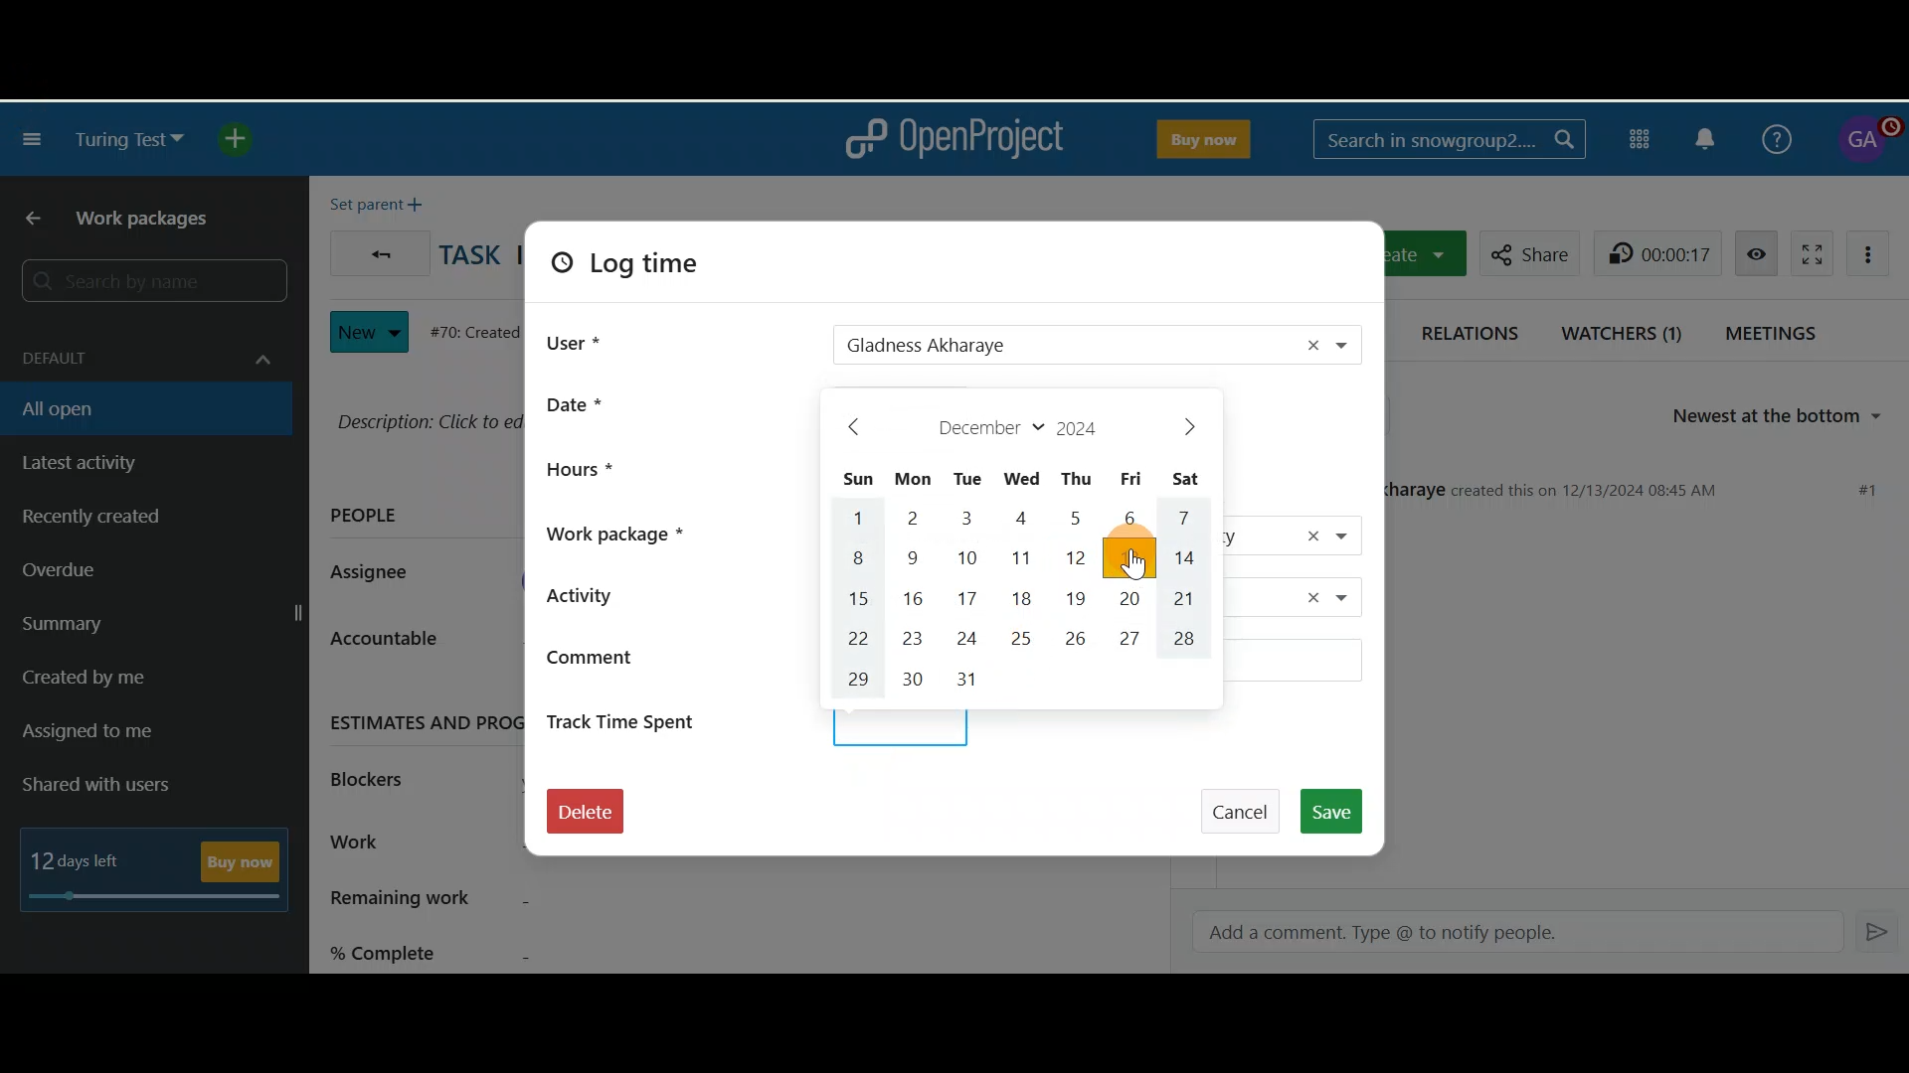 This screenshot has height=1073, width=1909. What do you see at coordinates (375, 248) in the screenshot?
I see `Back` at bounding box center [375, 248].